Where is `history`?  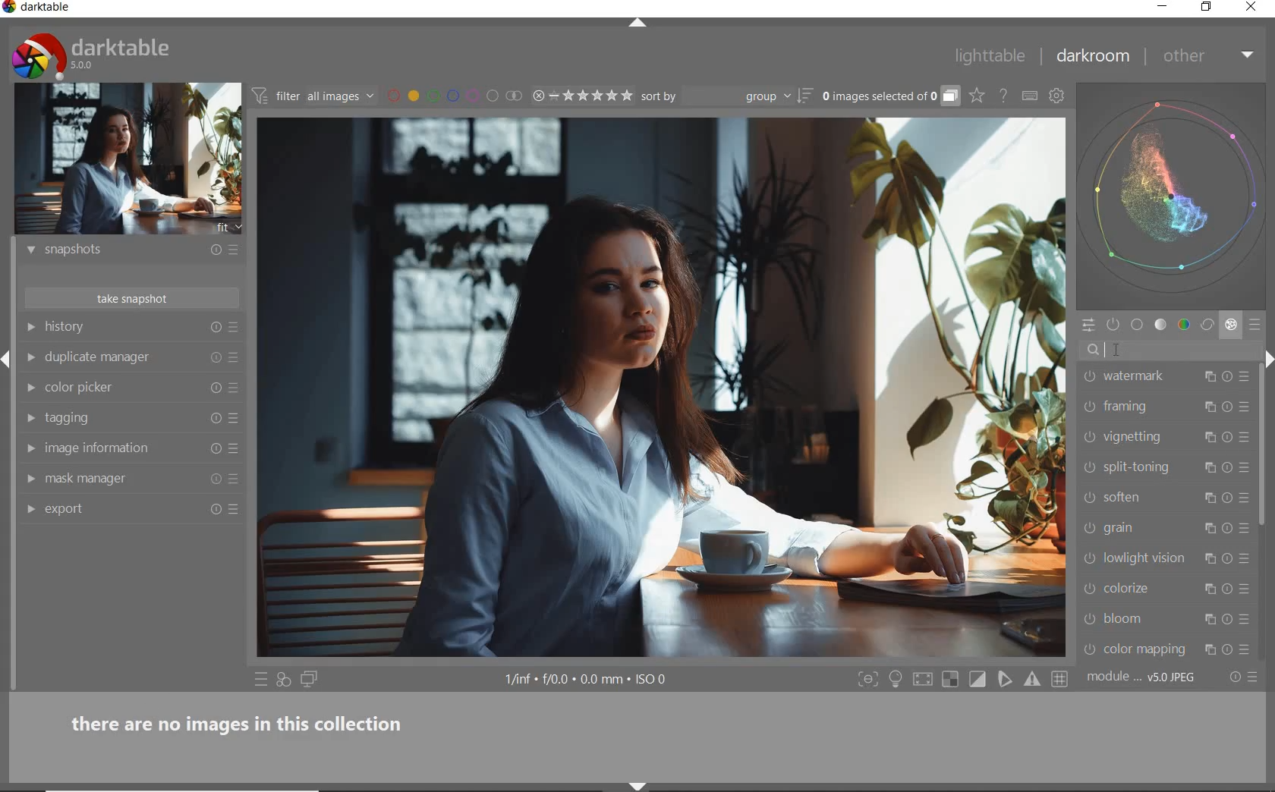
history is located at coordinates (110, 325).